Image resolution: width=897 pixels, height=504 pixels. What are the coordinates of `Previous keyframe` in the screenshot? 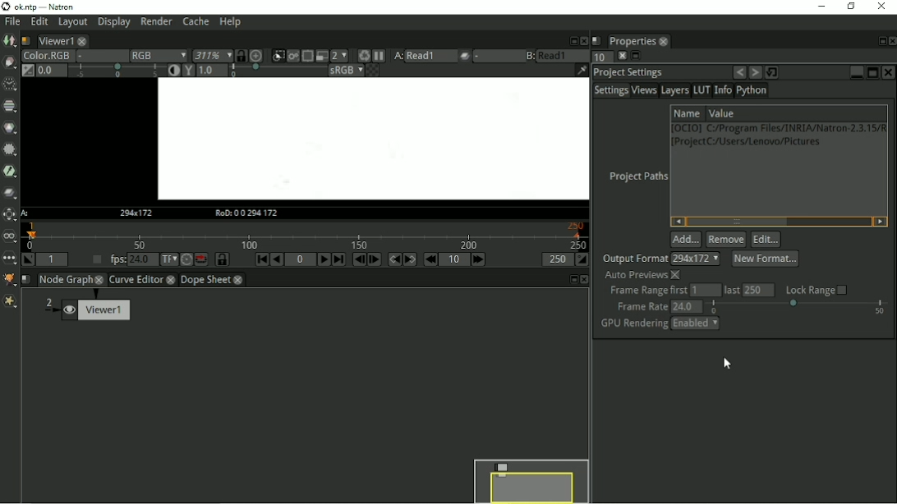 It's located at (395, 260).